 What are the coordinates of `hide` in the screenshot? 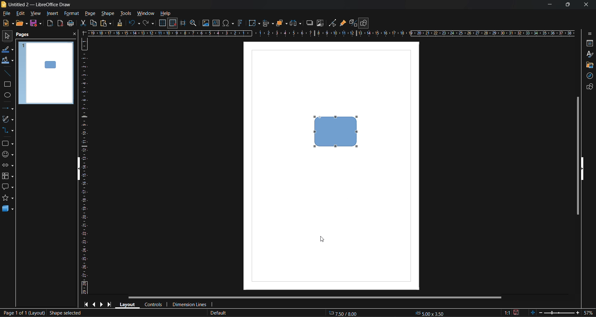 It's located at (79, 170).